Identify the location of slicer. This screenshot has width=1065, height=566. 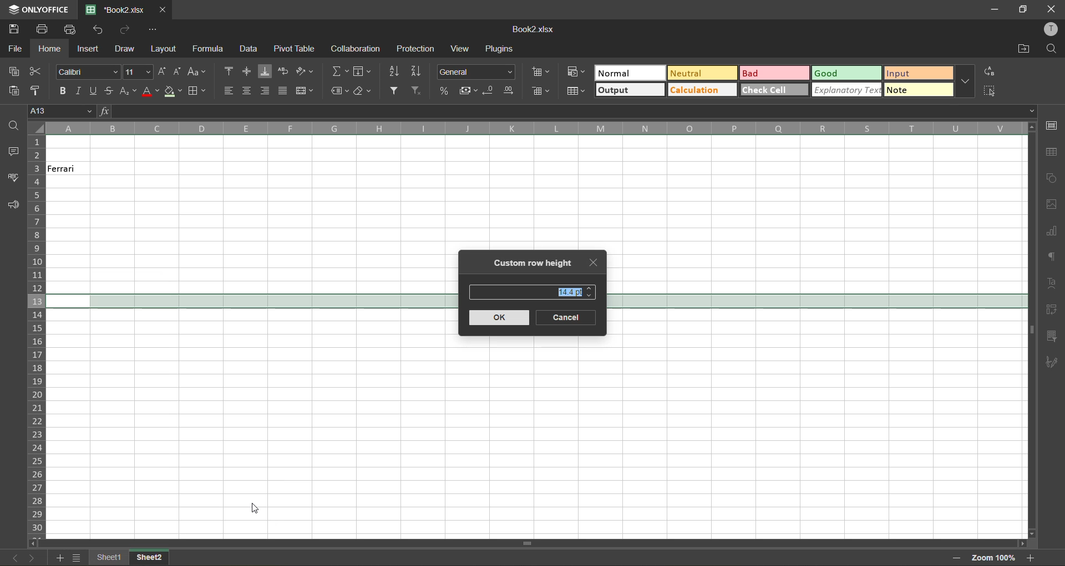
(1053, 337).